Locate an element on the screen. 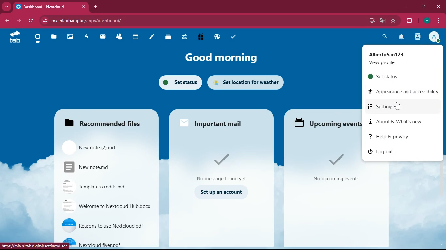 The image size is (446, 250). Tick  is located at coordinates (222, 159).